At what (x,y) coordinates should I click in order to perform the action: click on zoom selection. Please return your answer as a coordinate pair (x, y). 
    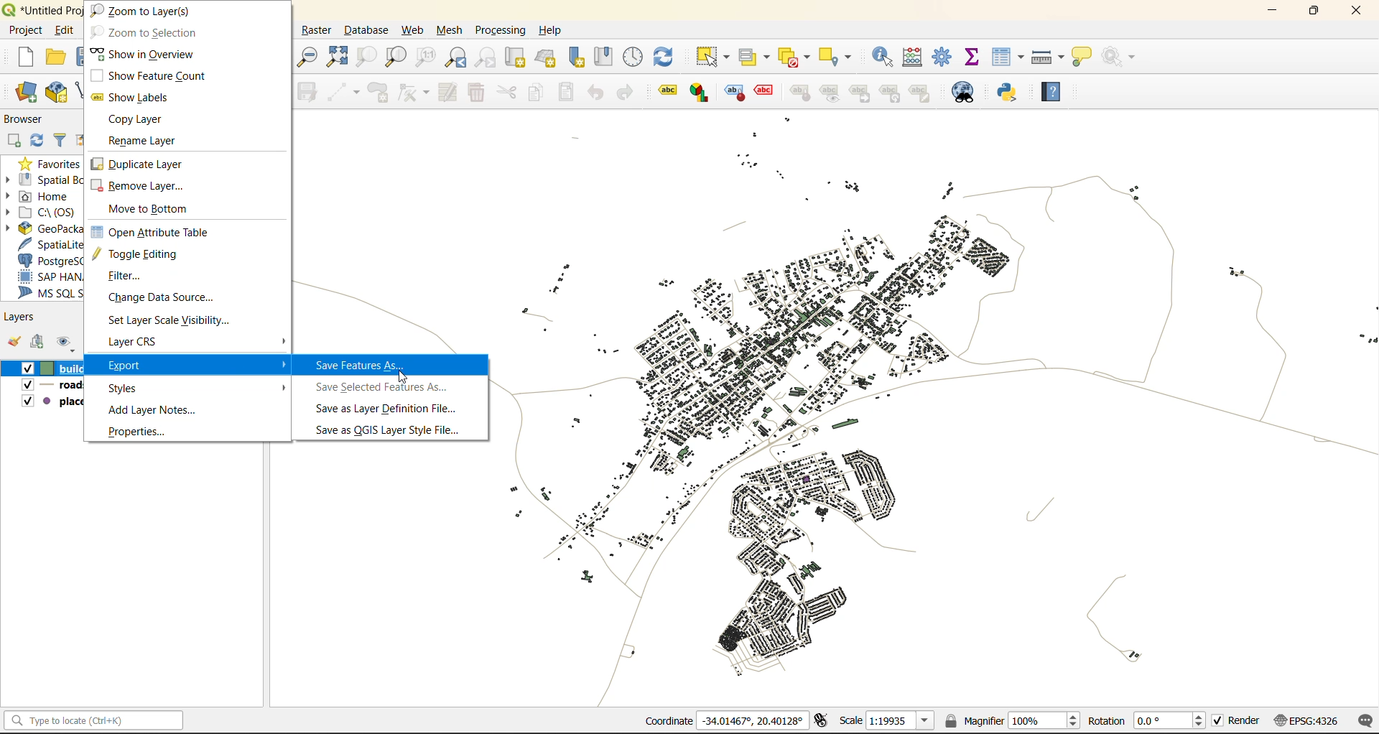
    Looking at the image, I should click on (363, 57).